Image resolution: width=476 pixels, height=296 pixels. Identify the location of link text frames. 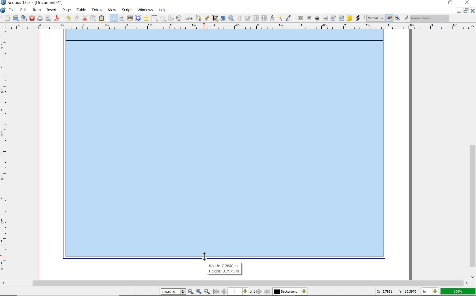
(255, 18).